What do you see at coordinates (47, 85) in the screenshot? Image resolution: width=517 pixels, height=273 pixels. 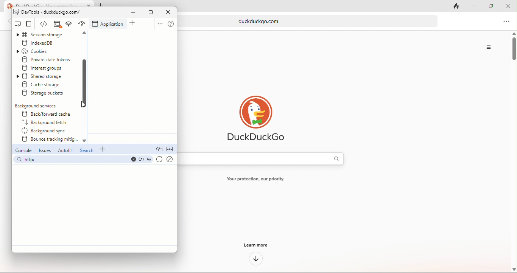 I see `create storage` at bounding box center [47, 85].